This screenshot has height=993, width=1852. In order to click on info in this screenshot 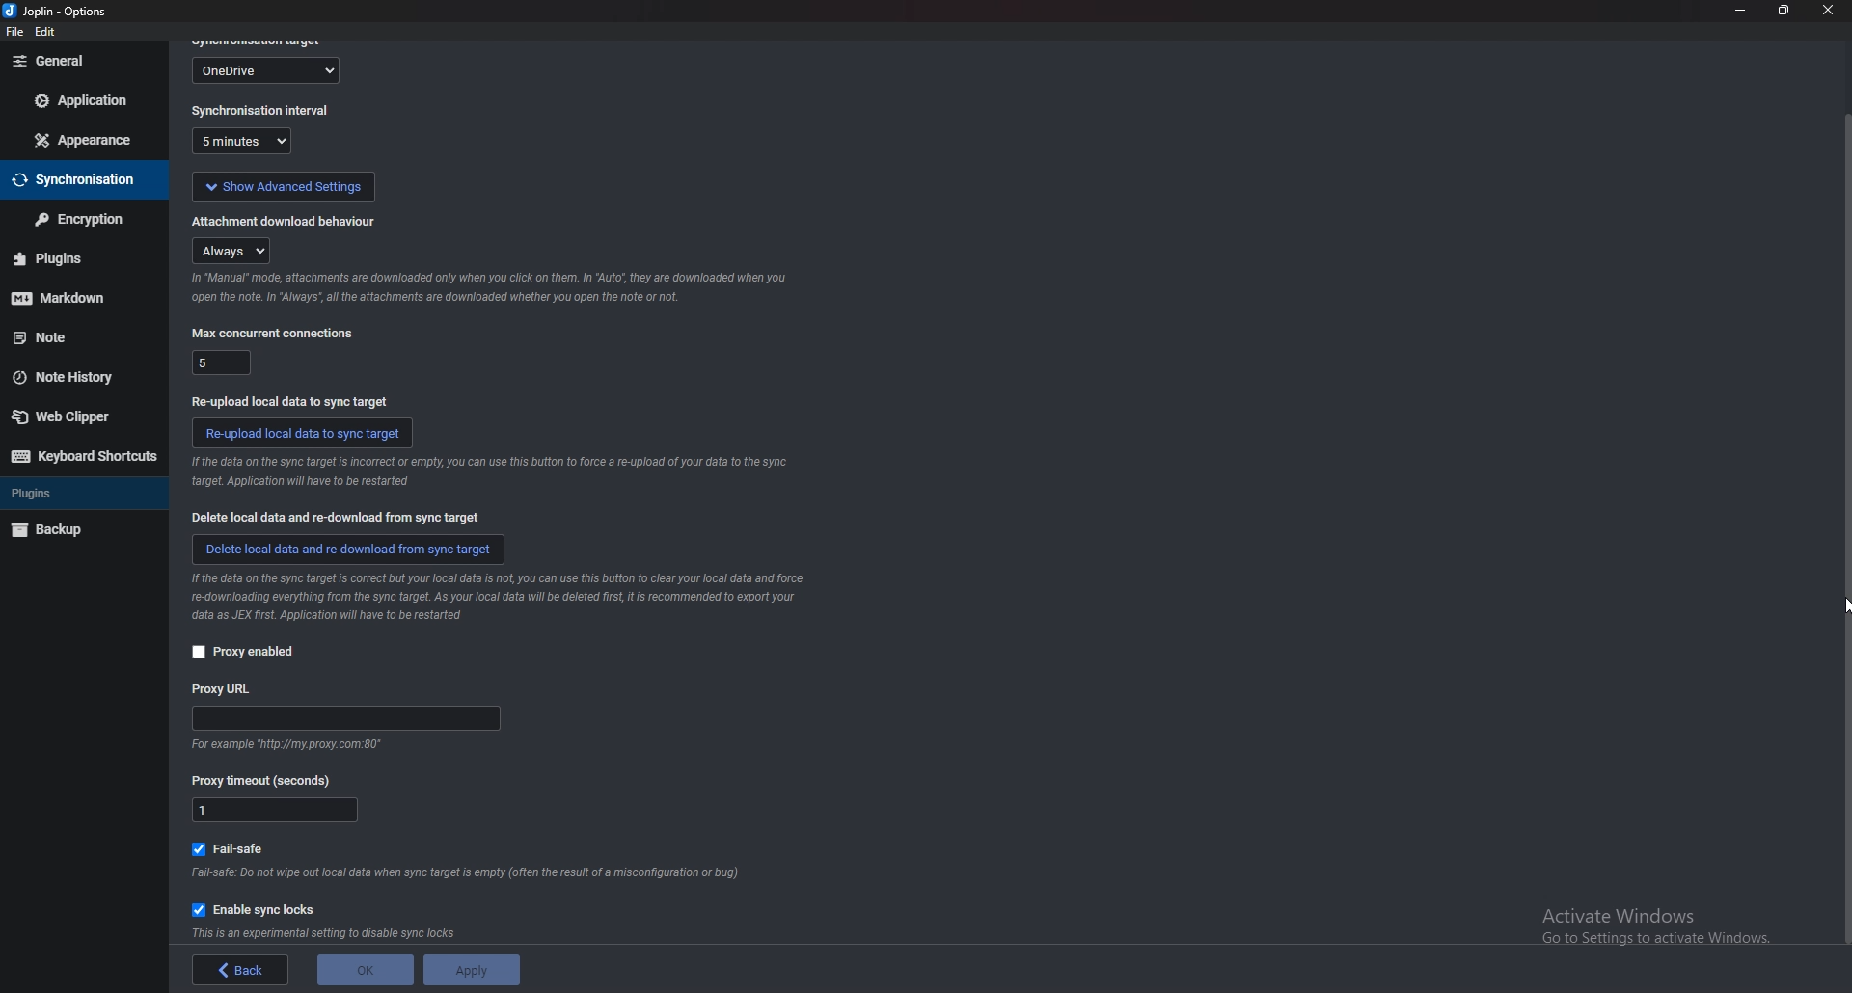, I will do `click(486, 474)`.